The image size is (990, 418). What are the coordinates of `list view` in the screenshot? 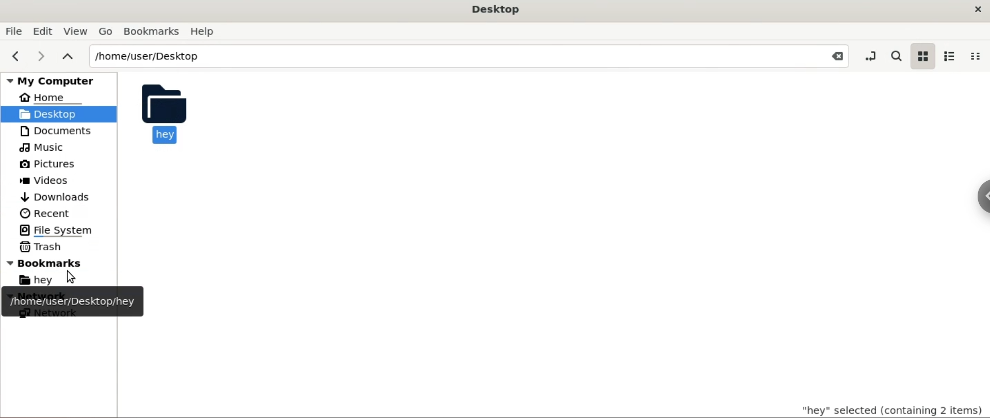 It's located at (950, 56).